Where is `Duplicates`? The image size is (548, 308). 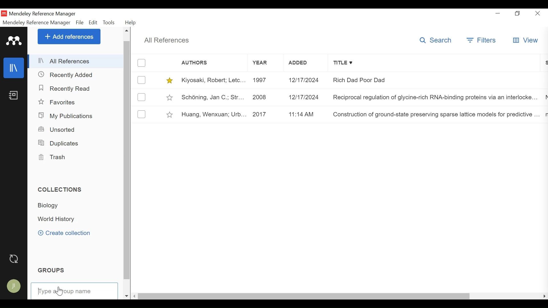 Duplicates is located at coordinates (59, 143).